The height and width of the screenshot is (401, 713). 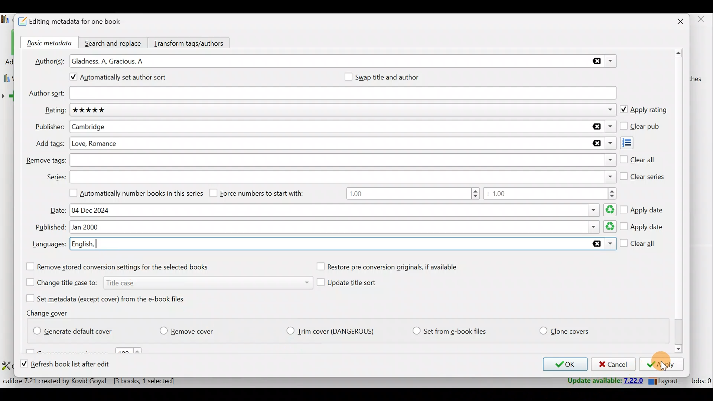 I want to click on Author sort, so click(x=342, y=94).